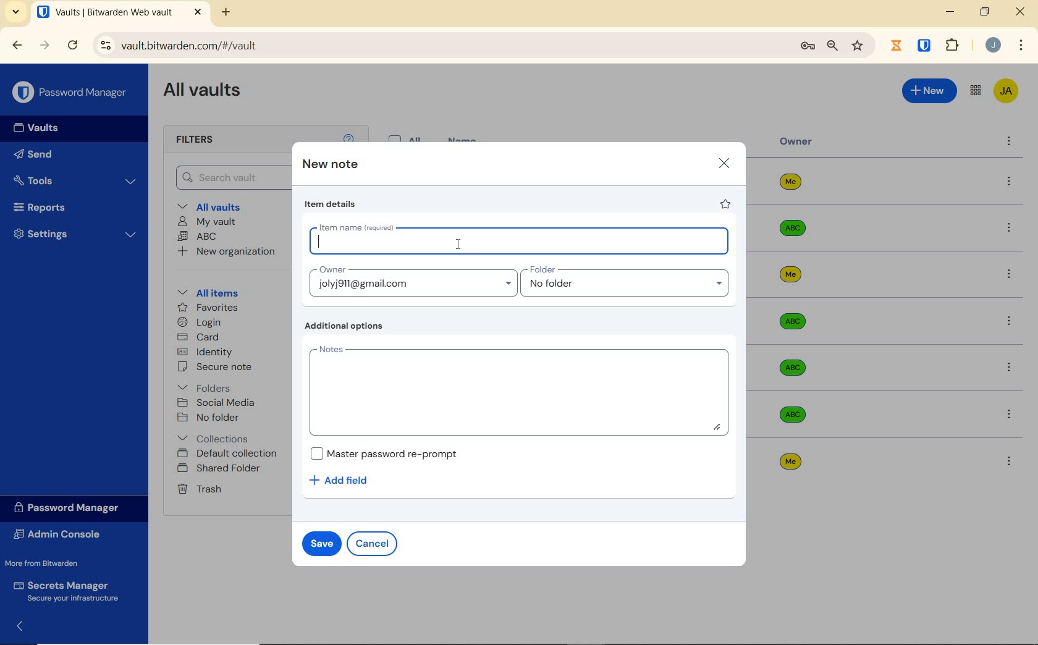 This screenshot has height=645, width=1038. I want to click on All vaults, so click(221, 208).